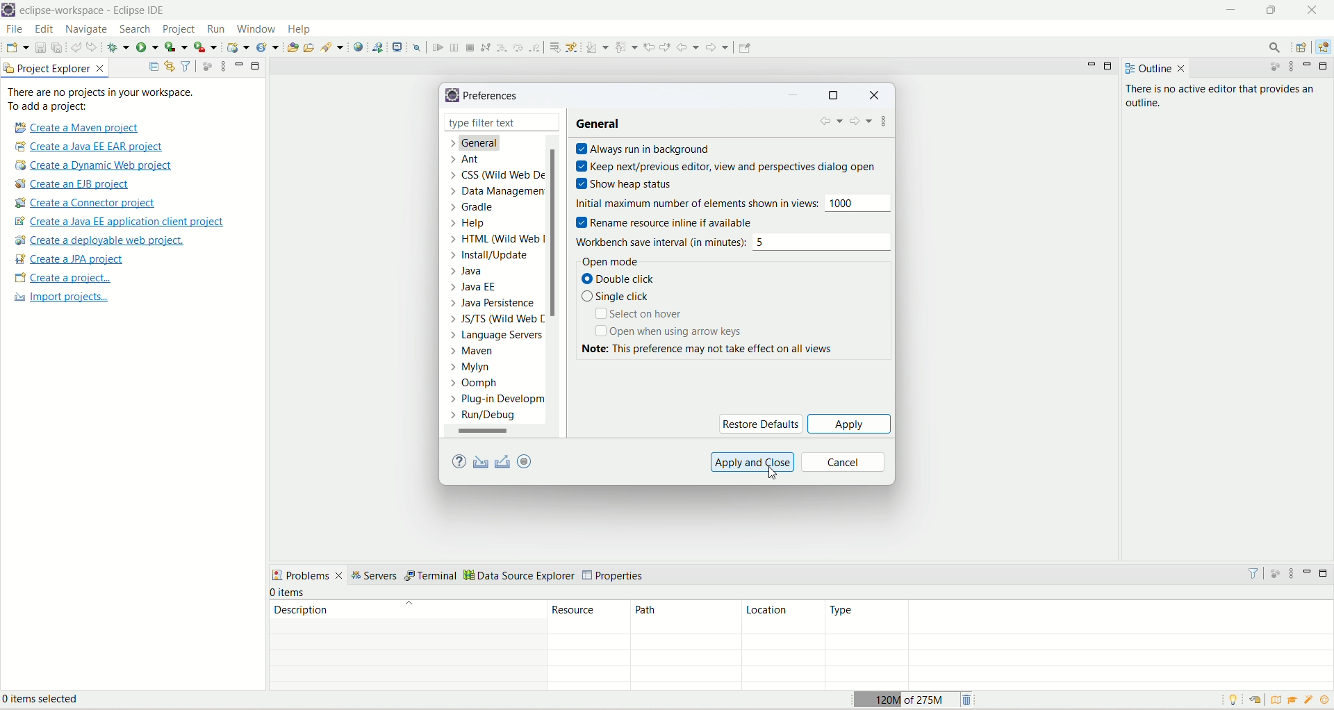  What do you see at coordinates (476, 353) in the screenshot?
I see `mayer` at bounding box center [476, 353].